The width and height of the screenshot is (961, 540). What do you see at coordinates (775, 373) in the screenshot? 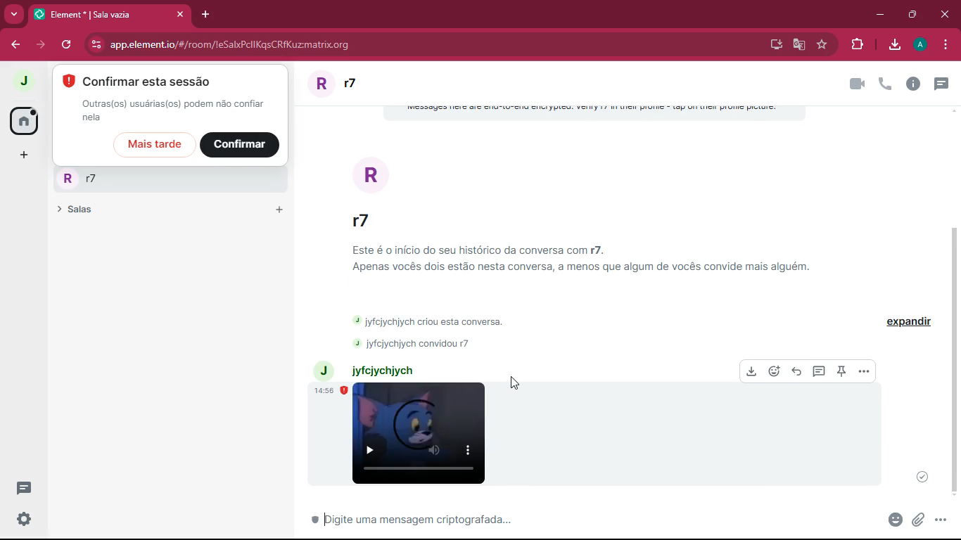
I see `react` at bounding box center [775, 373].